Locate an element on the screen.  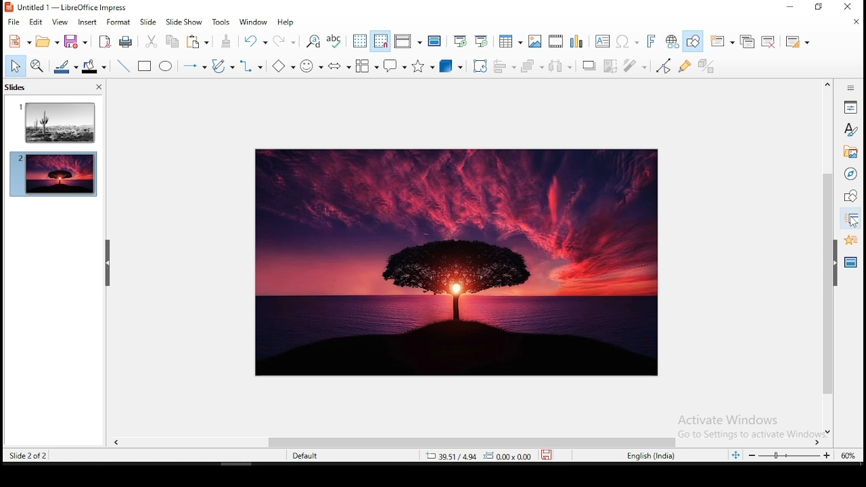
default is located at coordinates (308, 456).